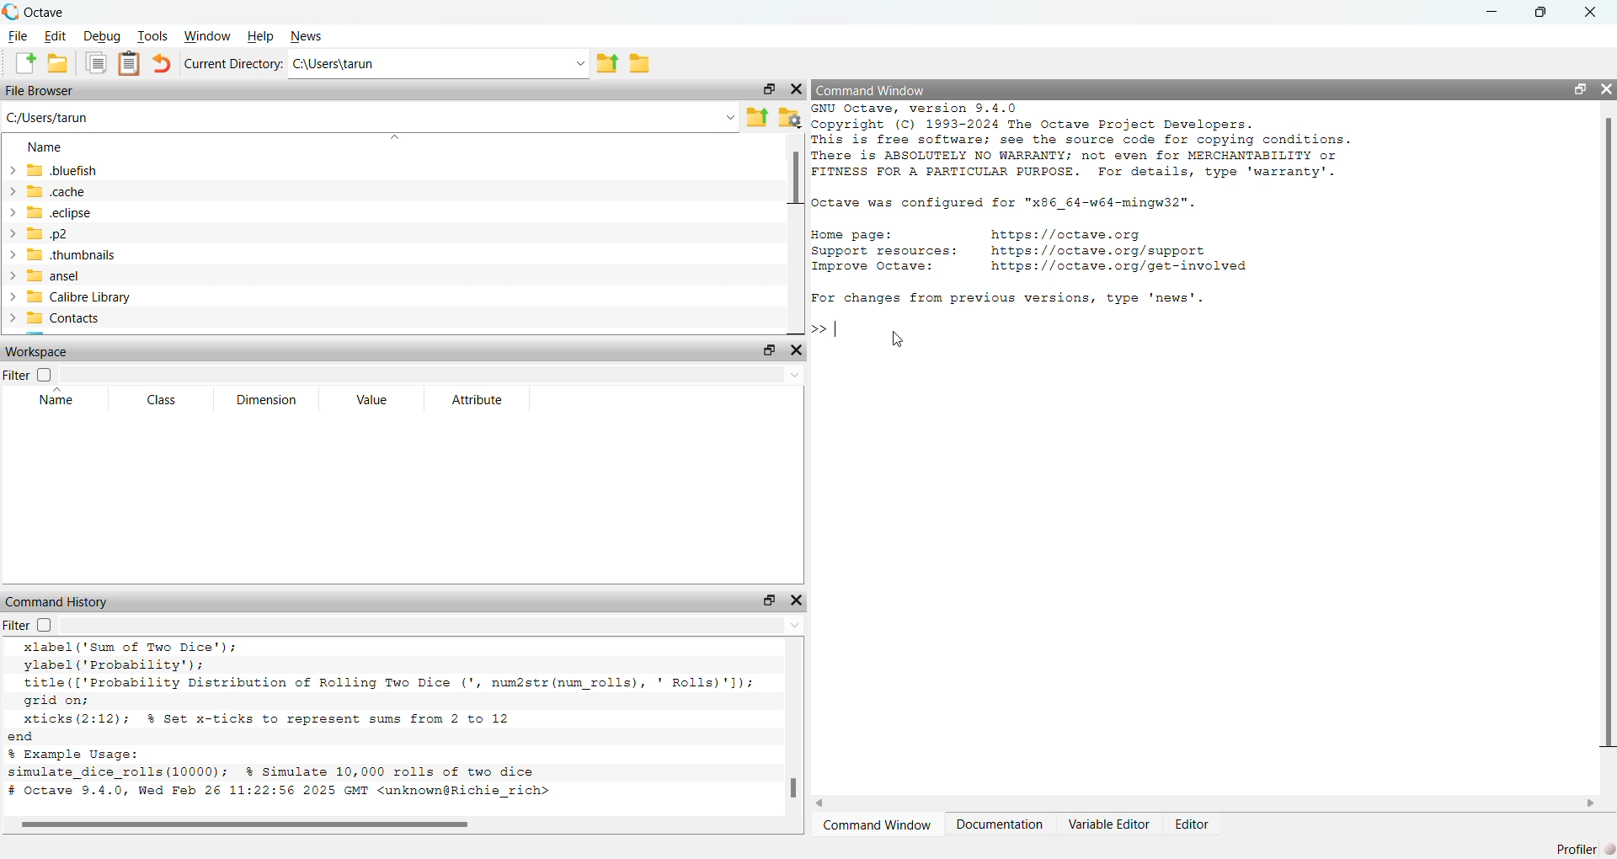 The height and width of the screenshot is (859, 1617). What do you see at coordinates (95, 62) in the screenshot?
I see `Copy` at bounding box center [95, 62].